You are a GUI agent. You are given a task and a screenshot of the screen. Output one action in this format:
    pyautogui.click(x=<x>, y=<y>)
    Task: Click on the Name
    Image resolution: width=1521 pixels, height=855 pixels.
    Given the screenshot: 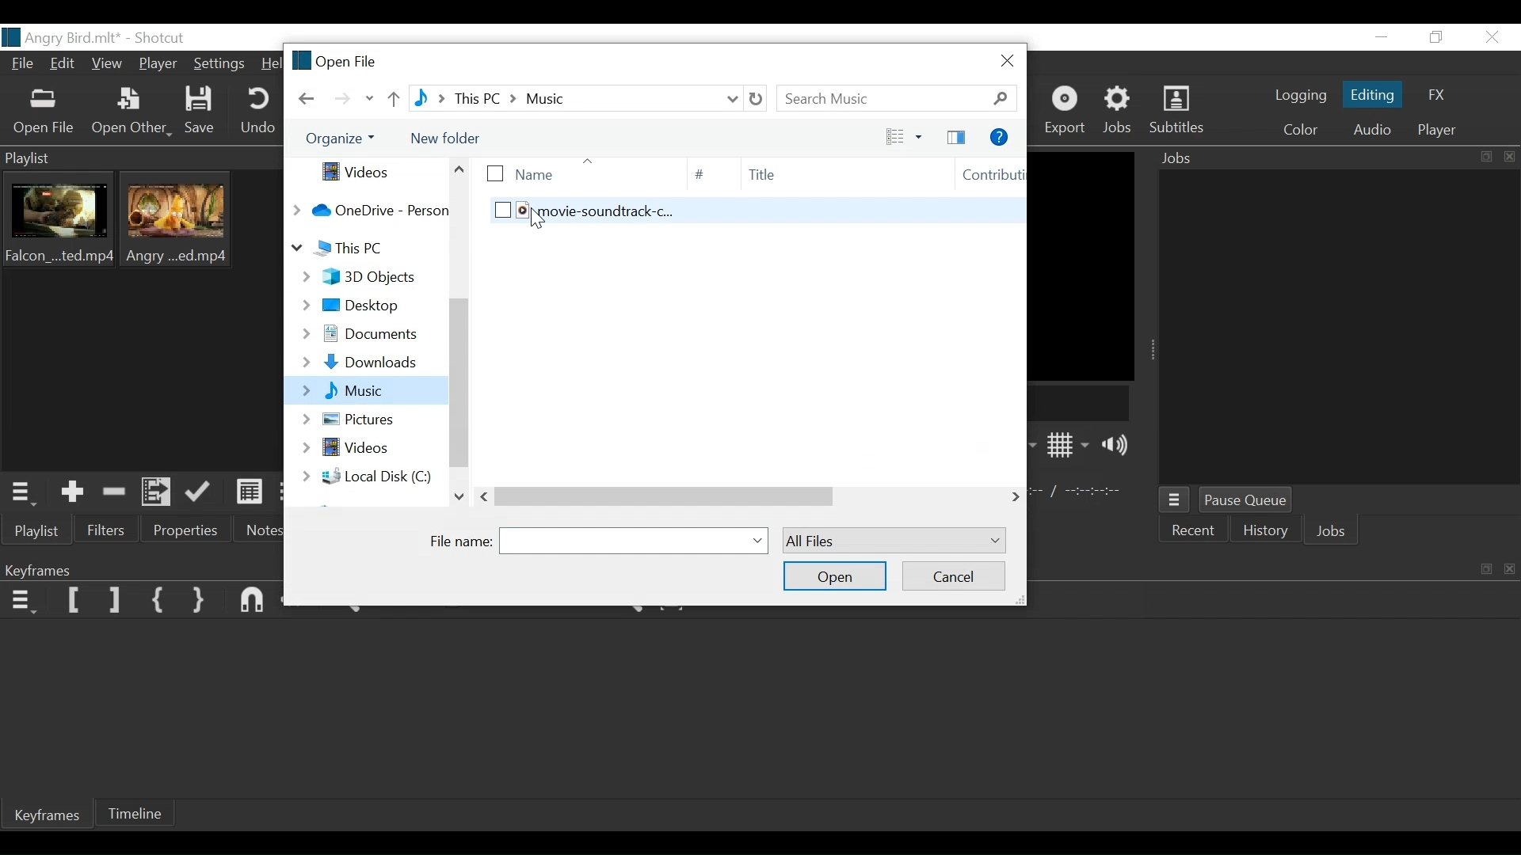 What is the action you would take?
    pyautogui.click(x=566, y=172)
    